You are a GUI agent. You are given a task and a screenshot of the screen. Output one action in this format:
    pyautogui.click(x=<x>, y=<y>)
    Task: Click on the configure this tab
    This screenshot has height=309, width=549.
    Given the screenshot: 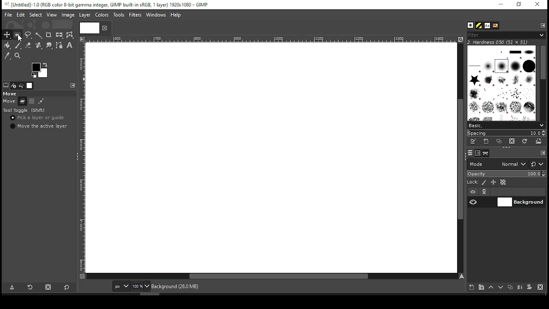 What is the action you would take?
    pyautogui.click(x=74, y=85)
    